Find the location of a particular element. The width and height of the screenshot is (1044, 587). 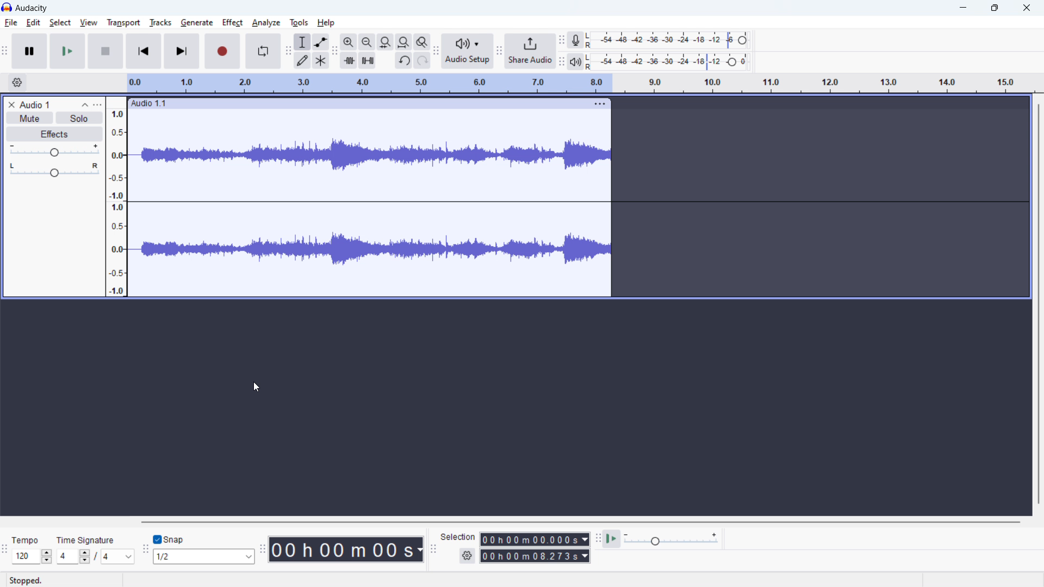

draw tool is located at coordinates (302, 61).